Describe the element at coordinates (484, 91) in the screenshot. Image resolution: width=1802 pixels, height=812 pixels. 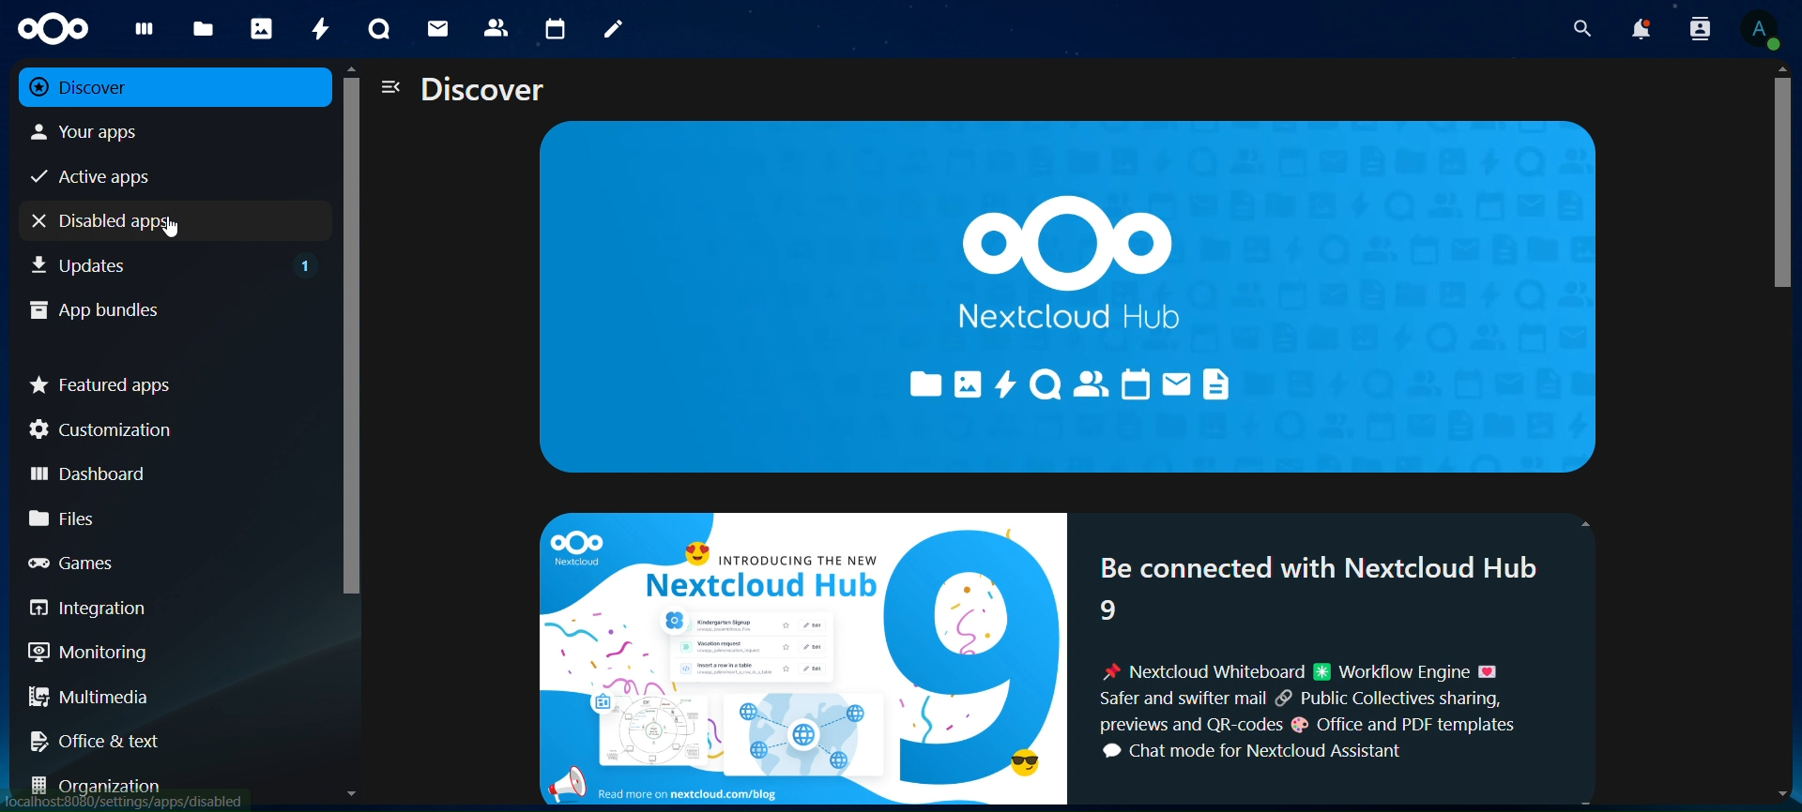
I see `discover` at that location.